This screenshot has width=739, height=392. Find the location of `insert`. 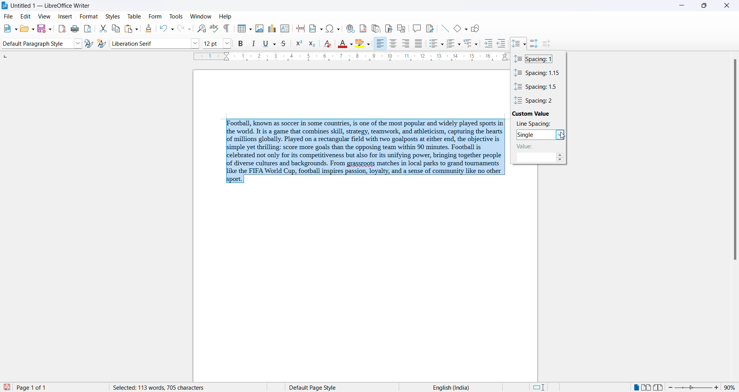

insert is located at coordinates (65, 17).